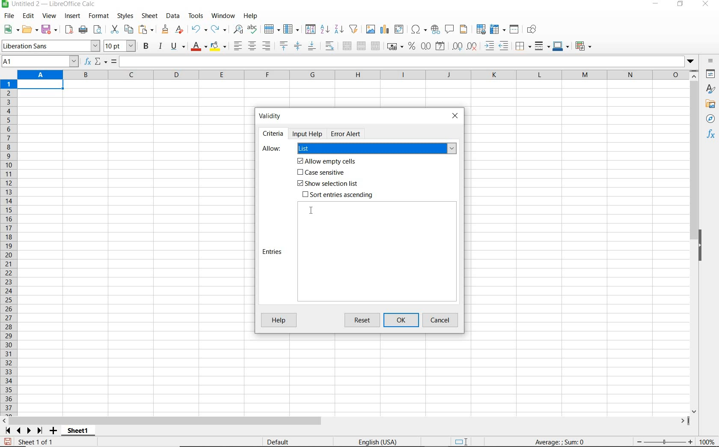 This screenshot has height=447, width=719. I want to click on close, so click(455, 115).